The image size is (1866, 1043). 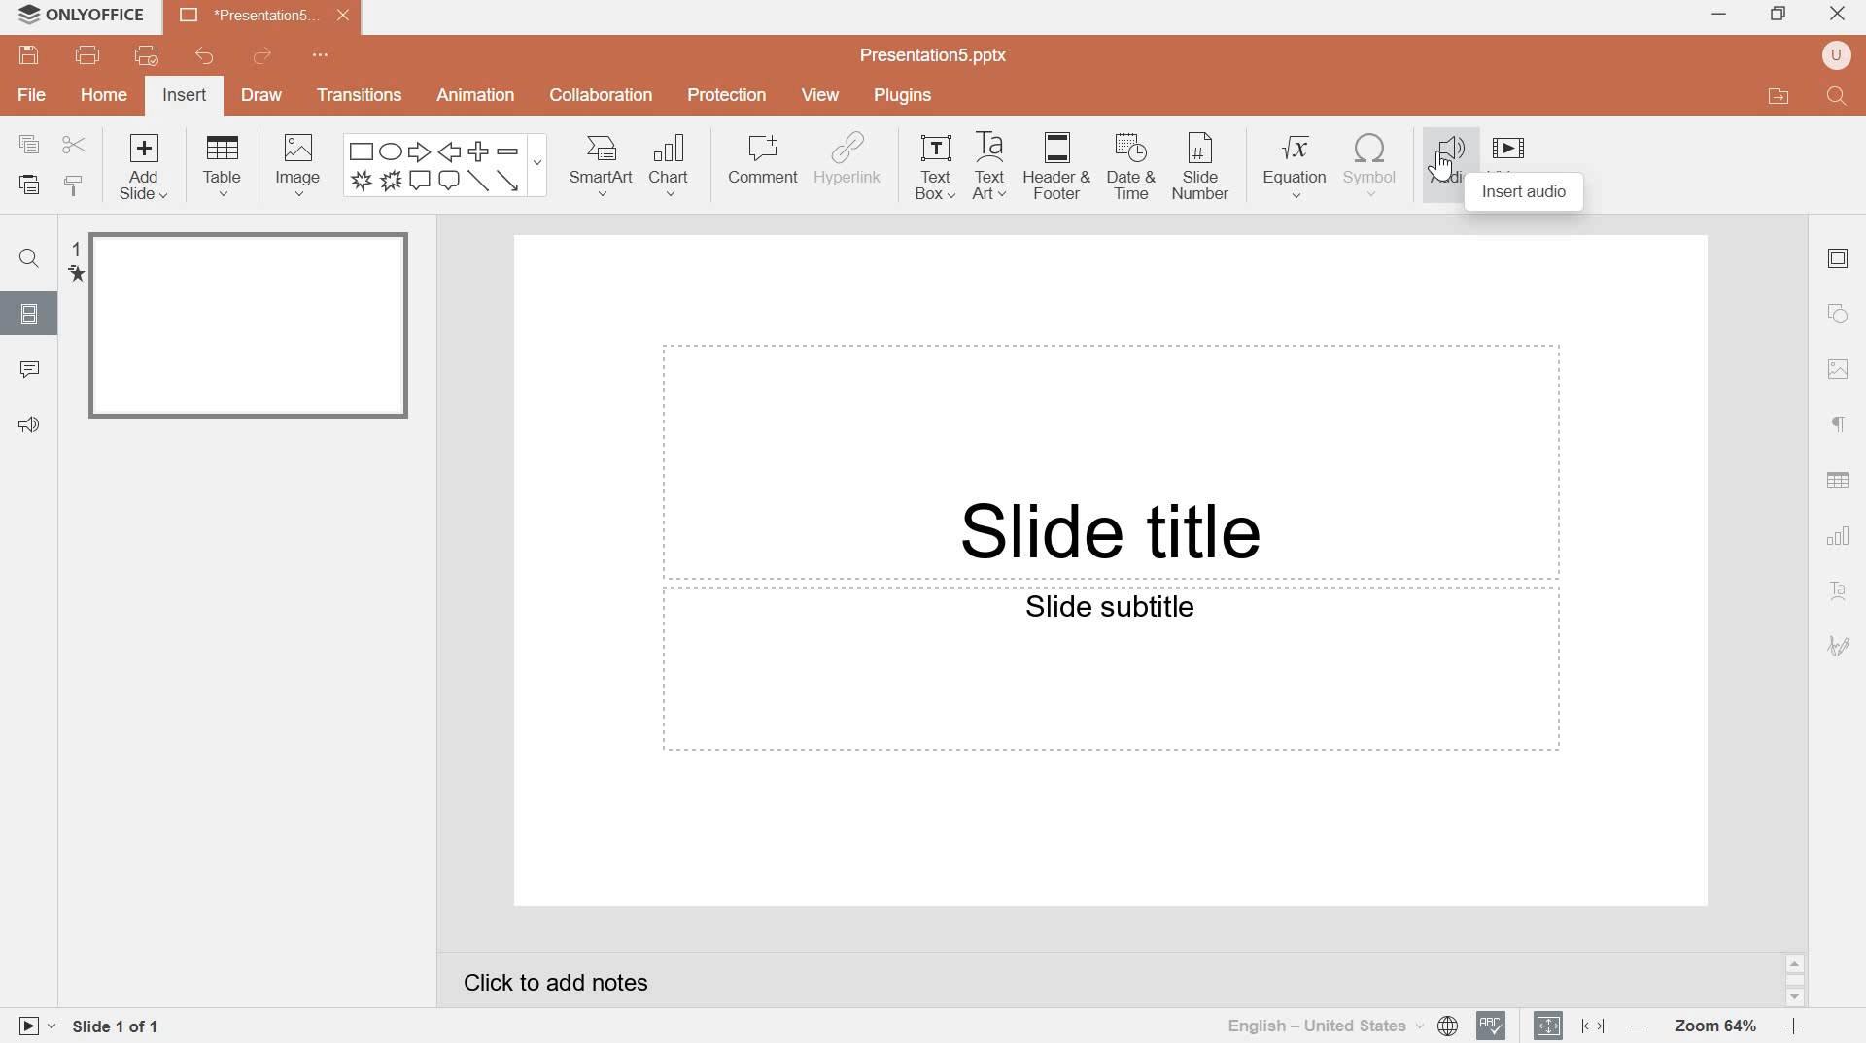 What do you see at coordinates (149, 169) in the screenshot?
I see `Add slide` at bounding box center [149, 169].